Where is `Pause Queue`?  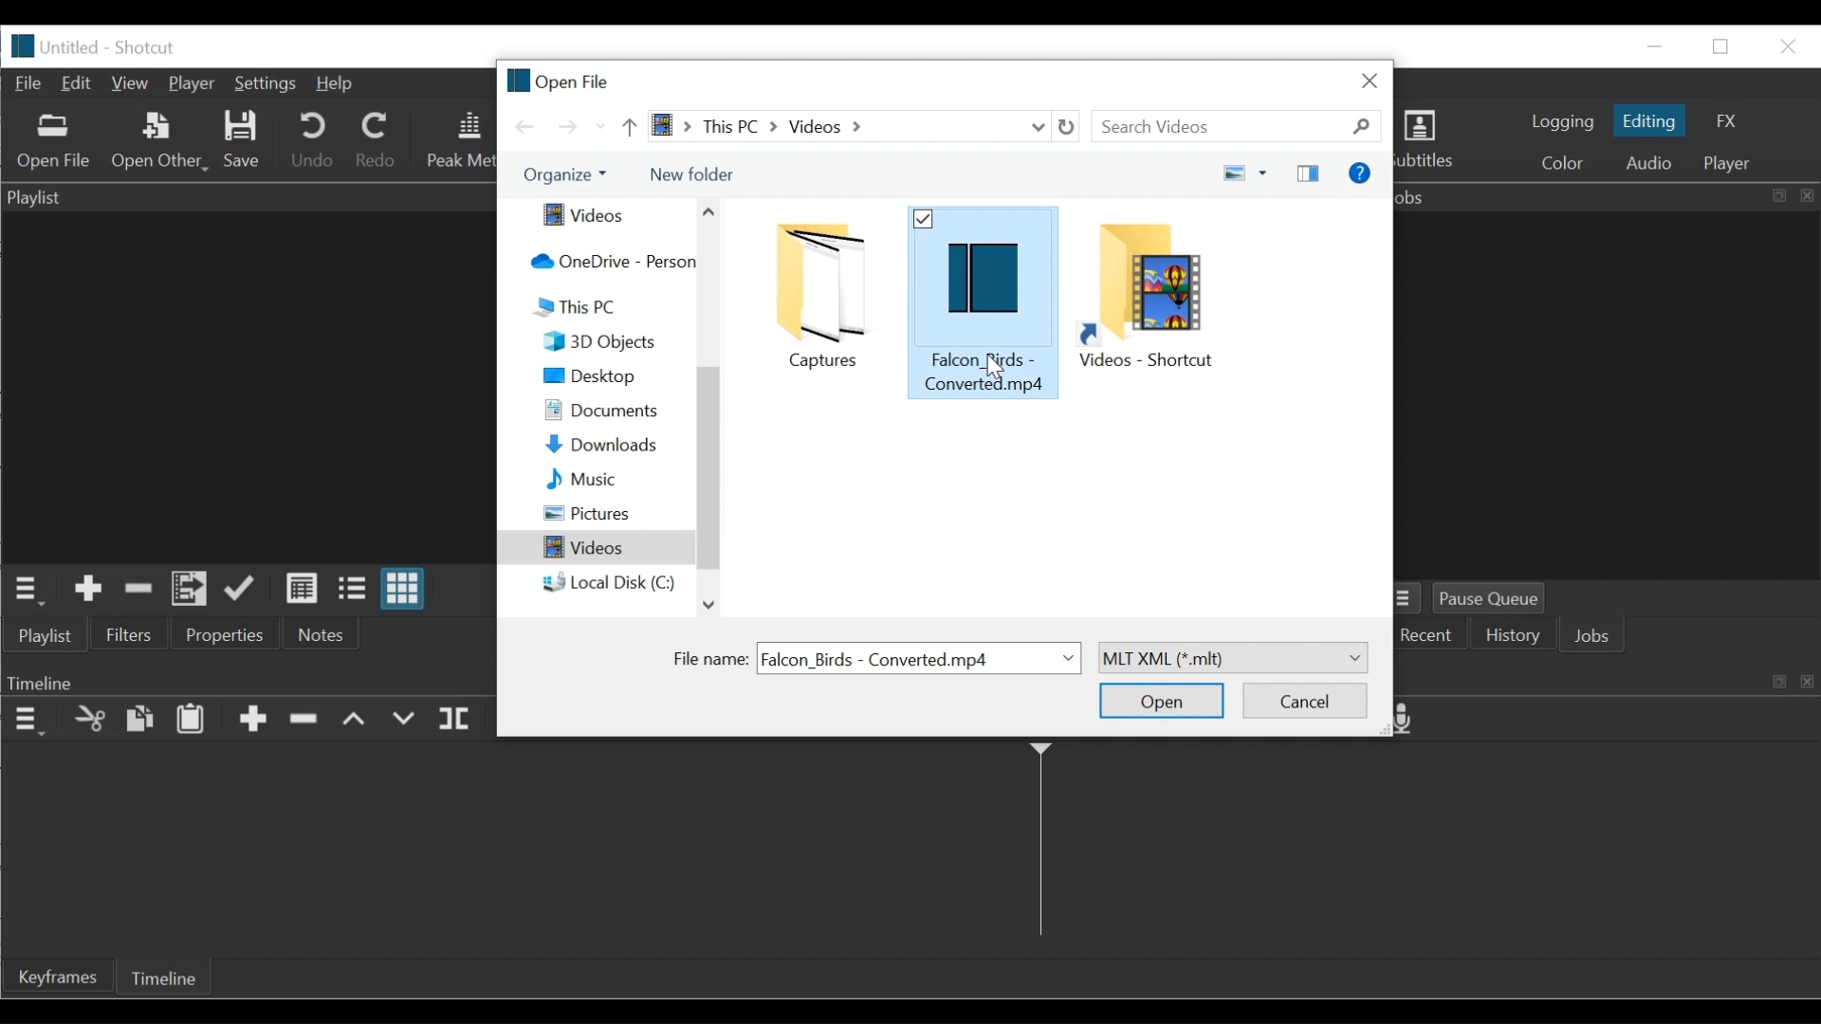
Pause Queue is located at coordinates (1499, 598).